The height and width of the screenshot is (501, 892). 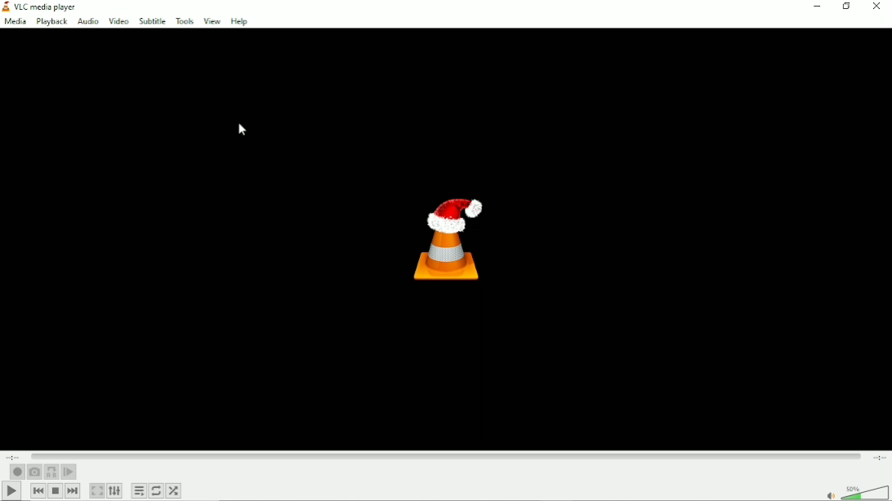 What do you see at coordinates (239, 22) in the screenshot?
I see `Help` at bounding box center [239, 22].